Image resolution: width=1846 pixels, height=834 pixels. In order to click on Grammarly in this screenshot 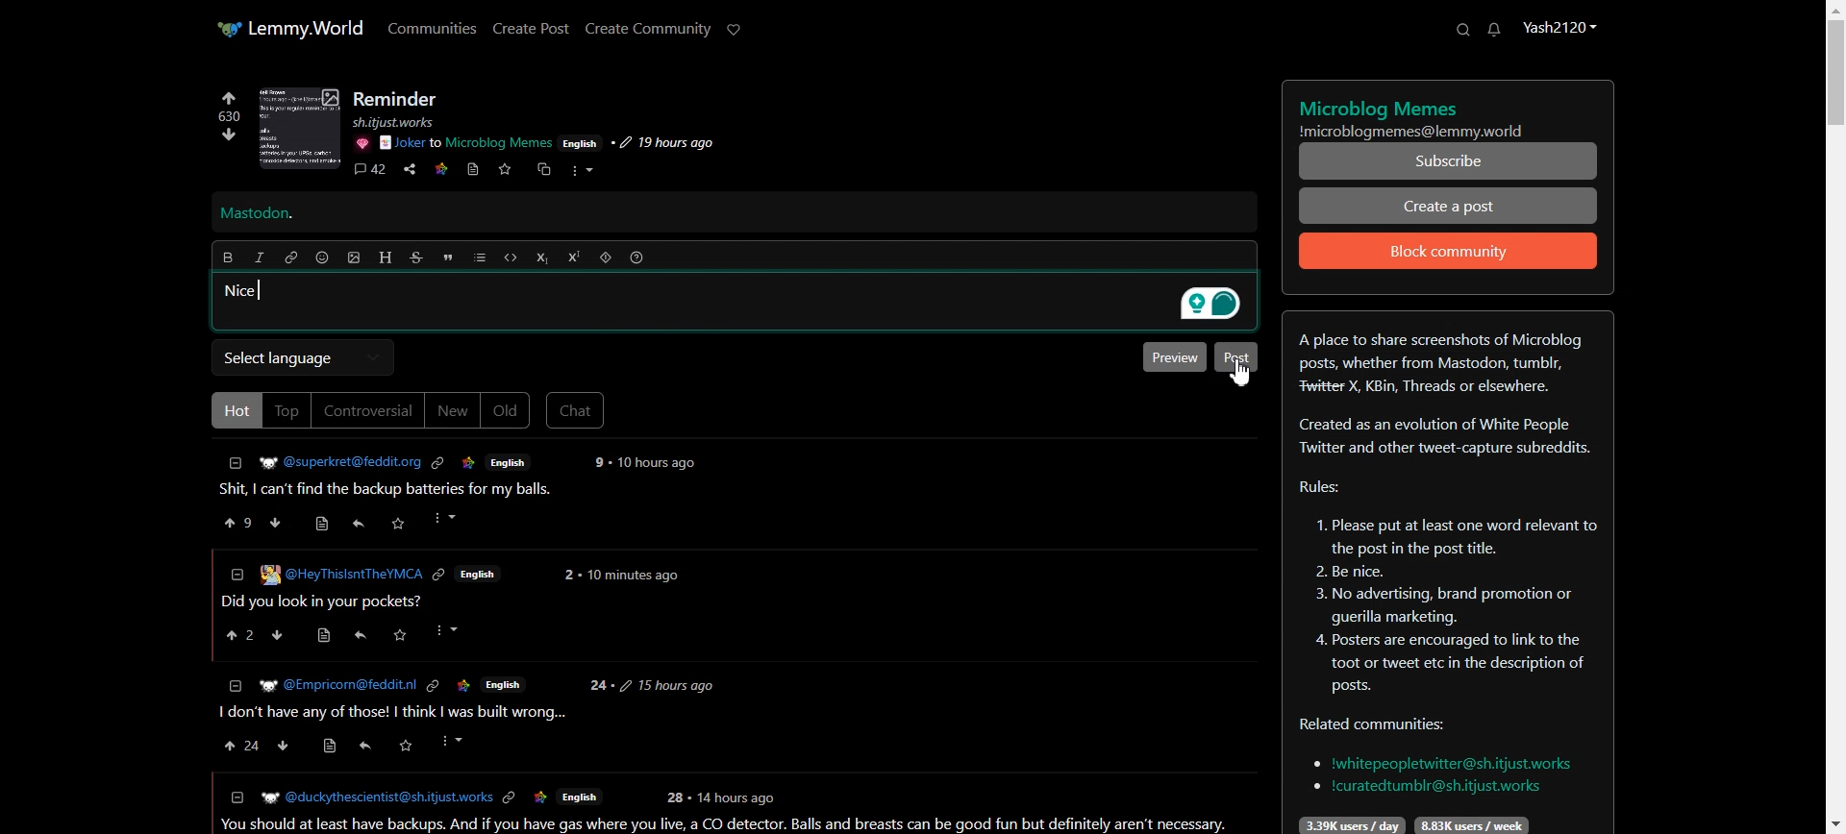, I will do `click(1208, 304)`.